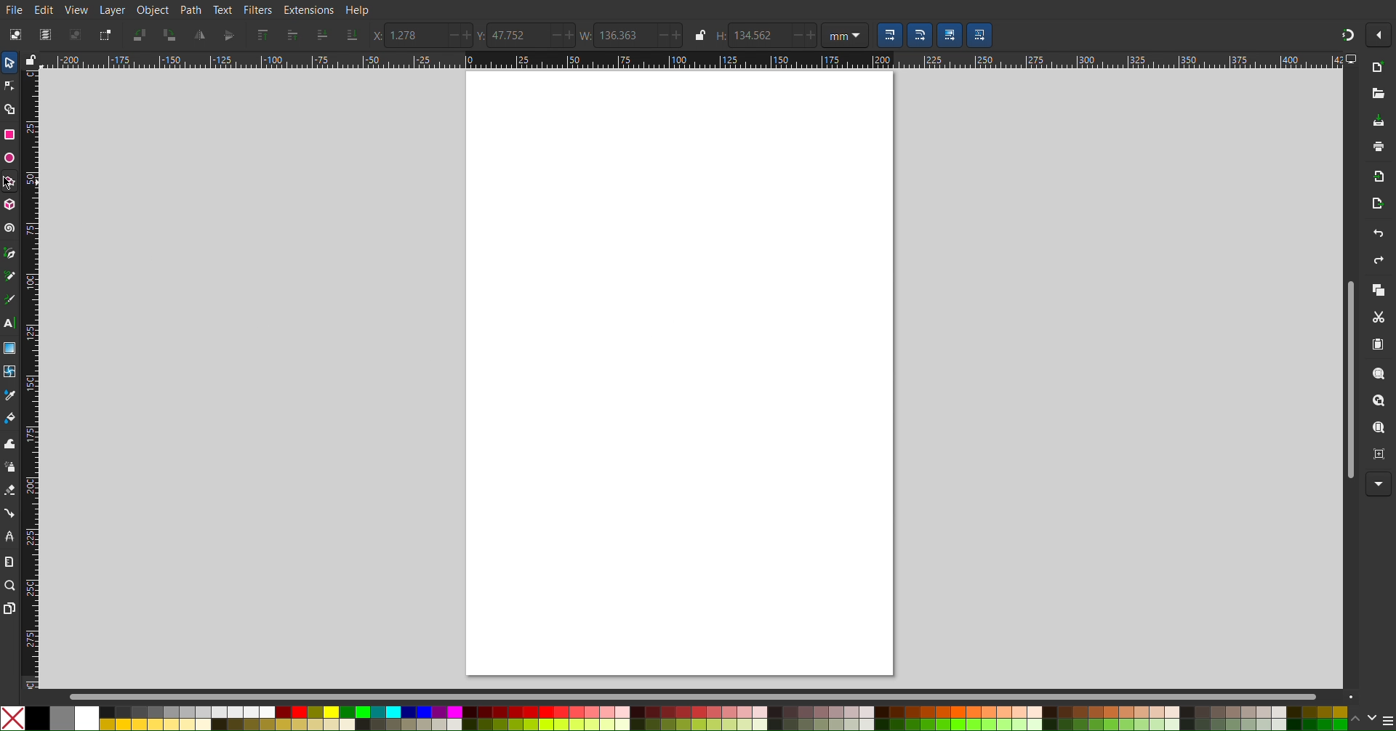  I want to click on Zoom Page, so click(1379, 429).